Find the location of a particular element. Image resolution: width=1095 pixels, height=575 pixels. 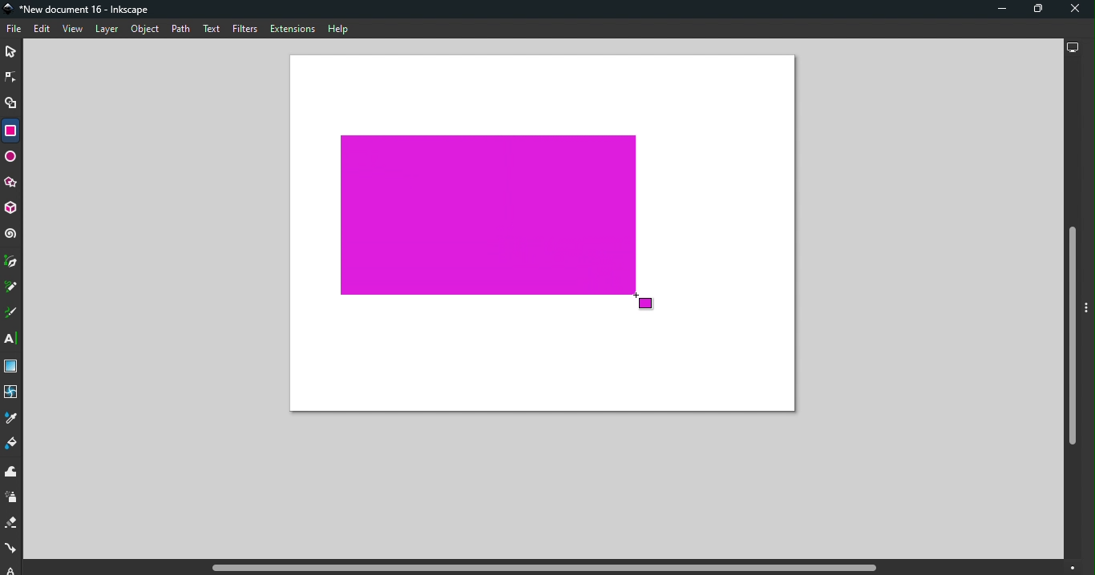

Toggle command panel is located at coordinates (1089, 309).